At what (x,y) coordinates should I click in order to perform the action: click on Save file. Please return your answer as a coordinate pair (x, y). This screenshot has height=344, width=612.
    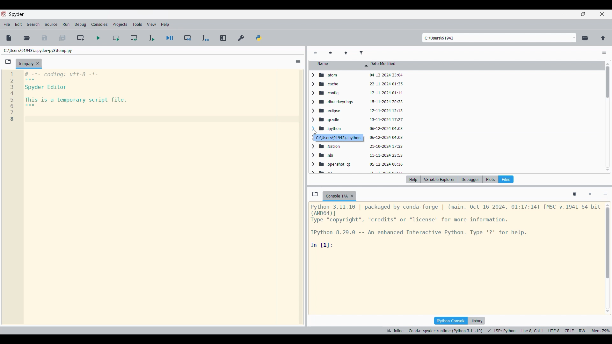
    Looking at the image, I should click on (45, 38).